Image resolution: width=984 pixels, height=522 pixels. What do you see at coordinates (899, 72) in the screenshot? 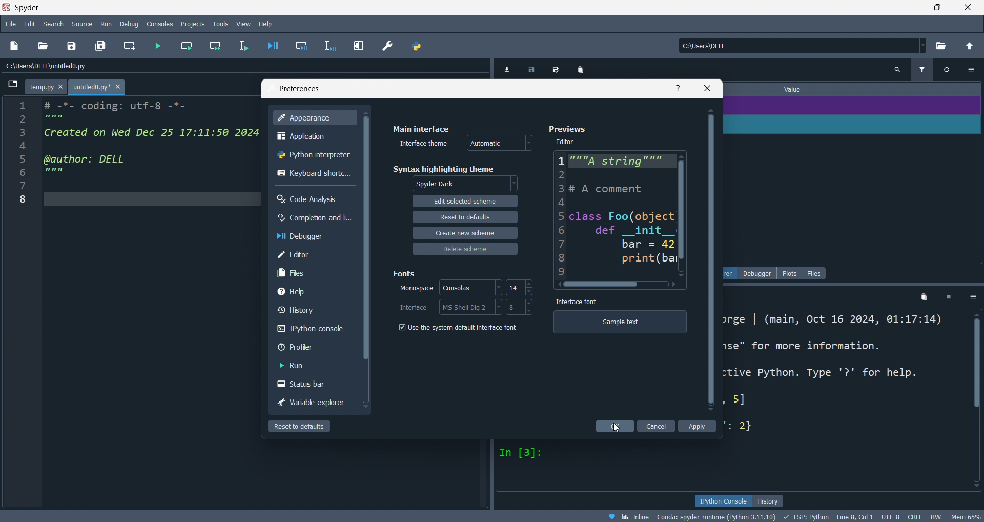
I see `search variables` at bounding box center [899, 72].